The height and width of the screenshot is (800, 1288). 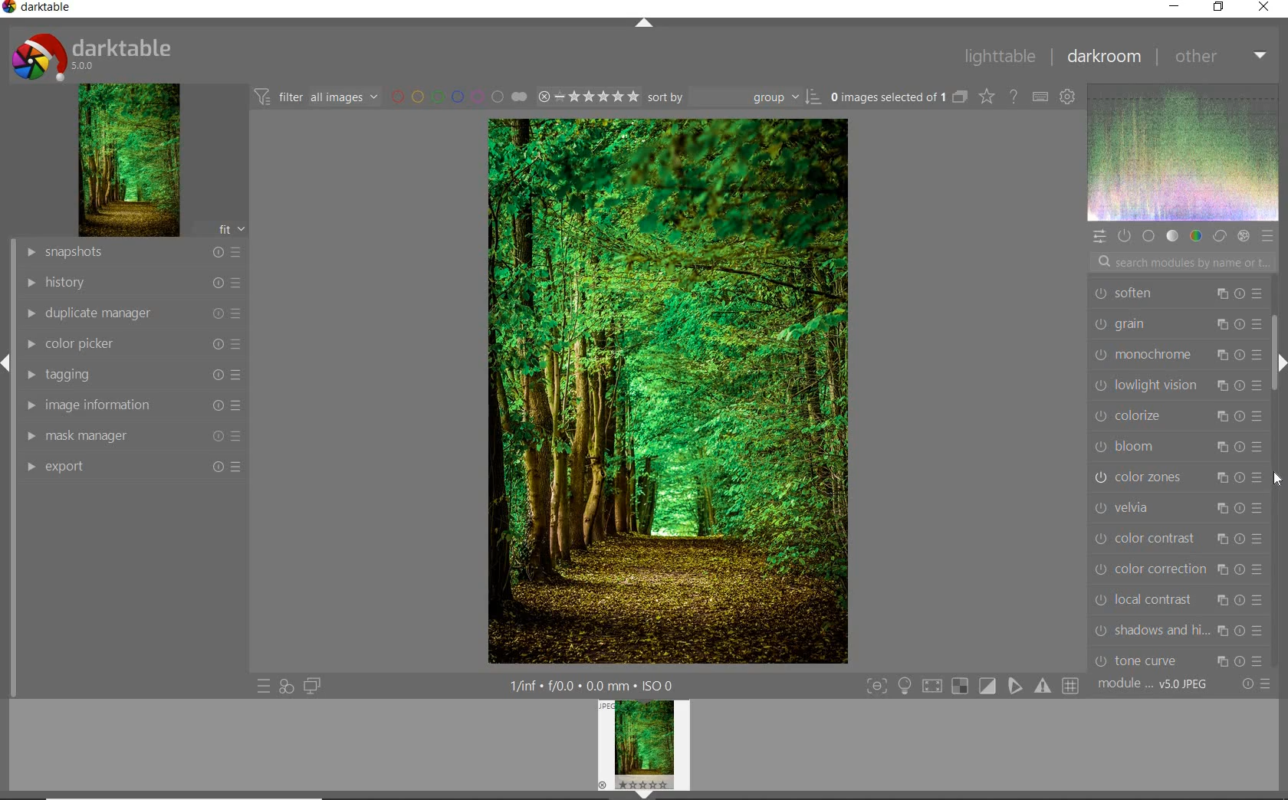 What do you see at coordinates (1279, 480) in the screenshot?
I see `cursor` at bounding box center [1279, 480].